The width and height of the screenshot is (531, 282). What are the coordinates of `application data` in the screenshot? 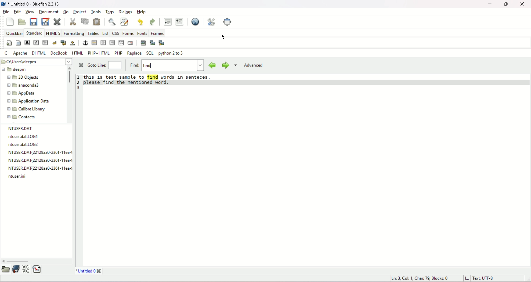 It's located at (29, 101).